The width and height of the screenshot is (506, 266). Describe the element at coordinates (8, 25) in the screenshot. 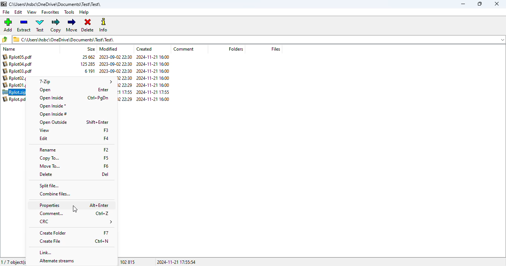

I see `add` at that location.